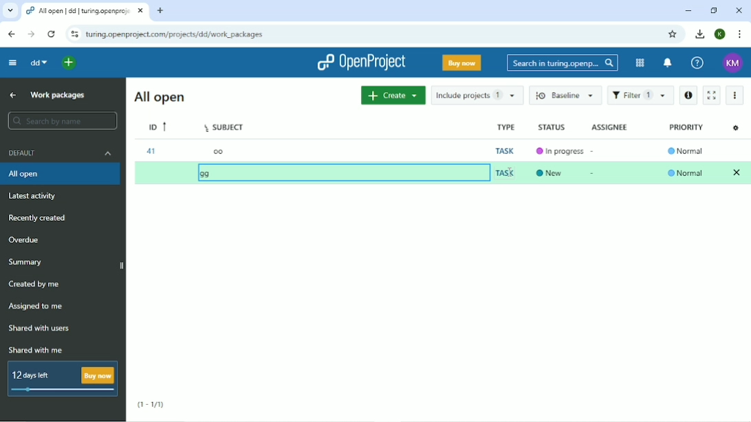  What do you see at coordinates (712, 10) in the screenshot?
I see `Restore down` at bounding box center [712, 10].